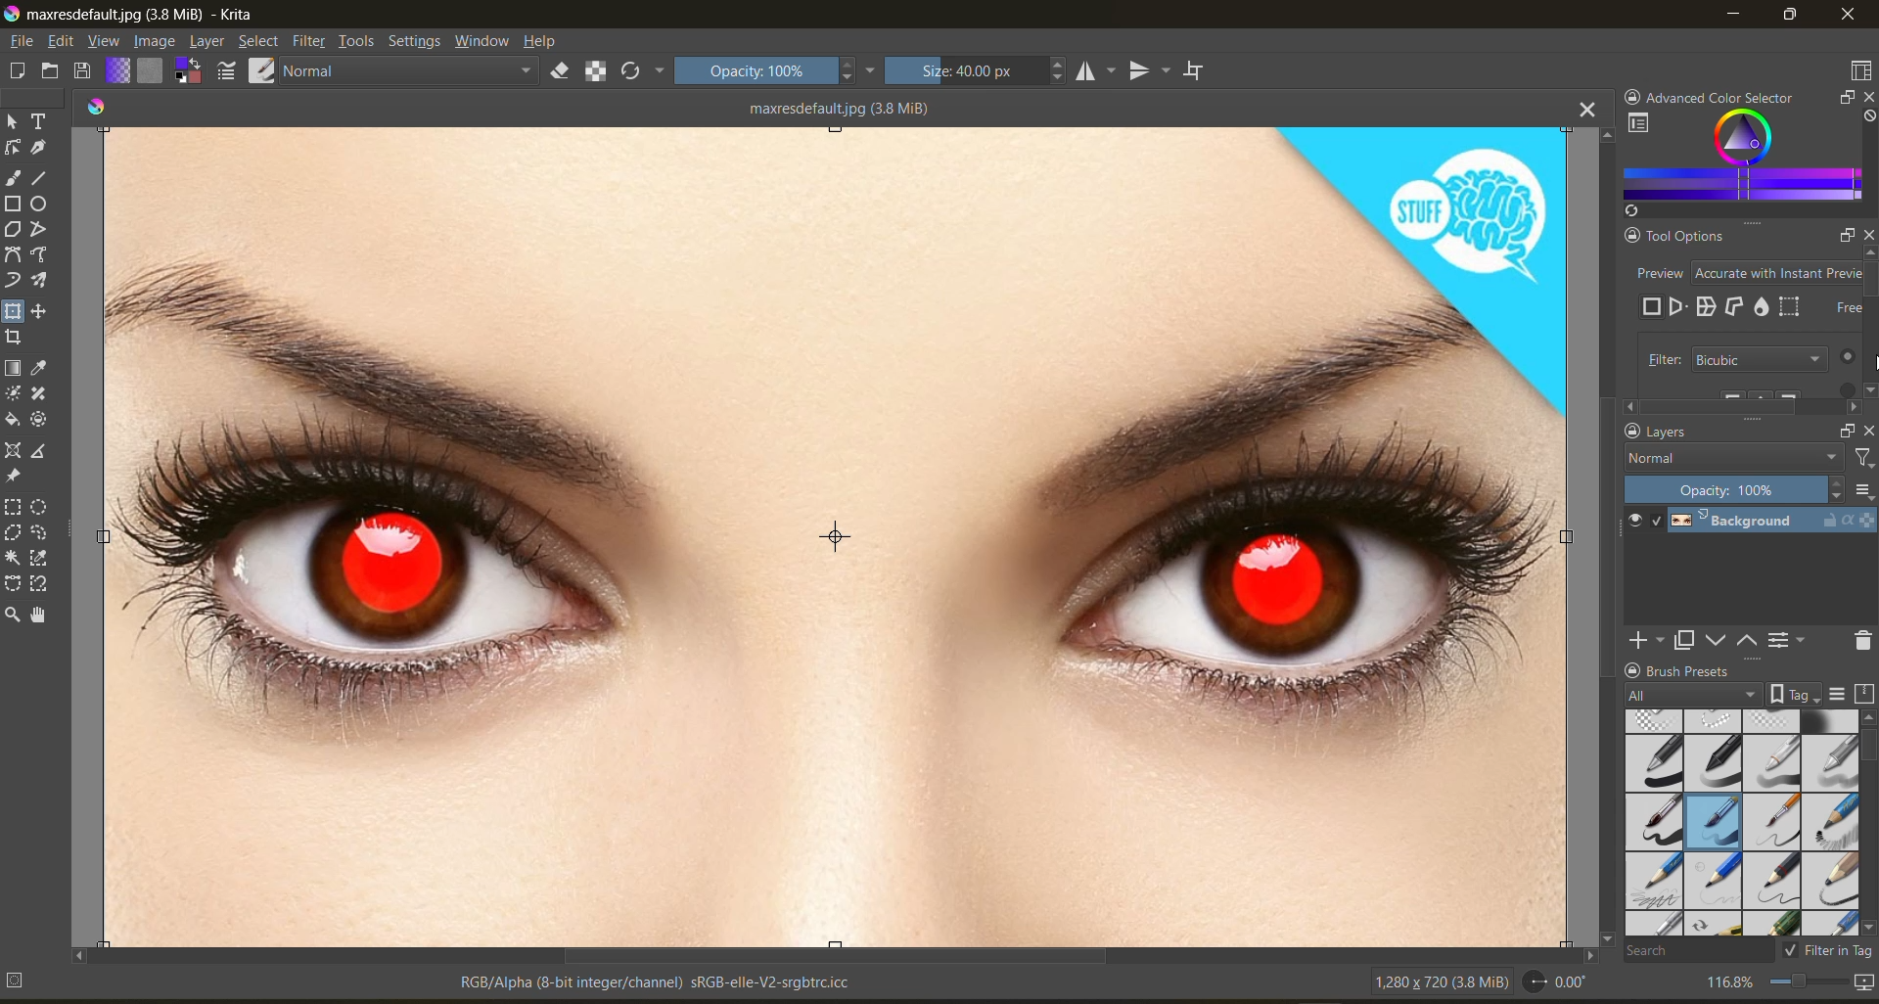 Image resolution: width=1879 pixels, height=1004 pixels. I want to click on tool, so click(12, 616).